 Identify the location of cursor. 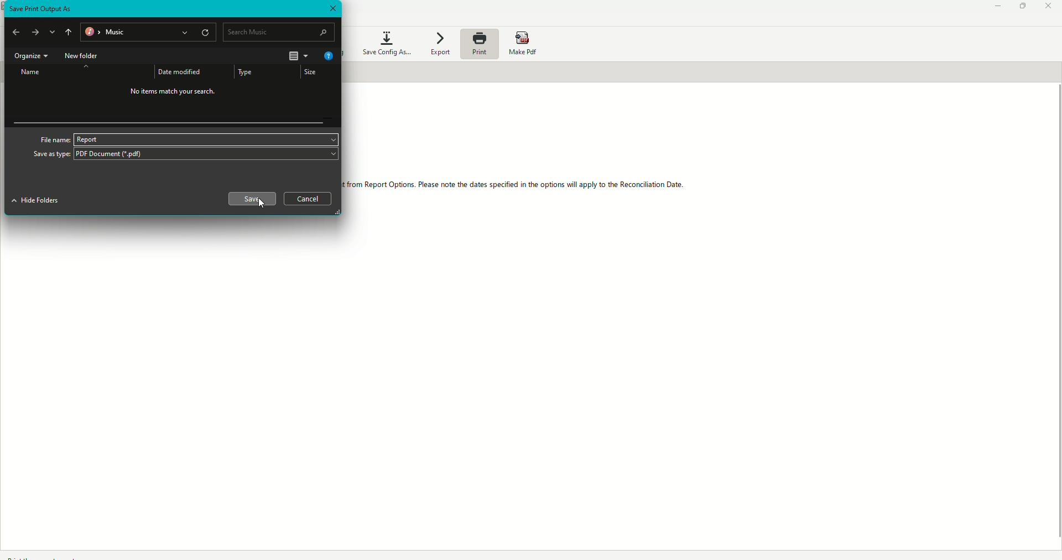
(262, 204).